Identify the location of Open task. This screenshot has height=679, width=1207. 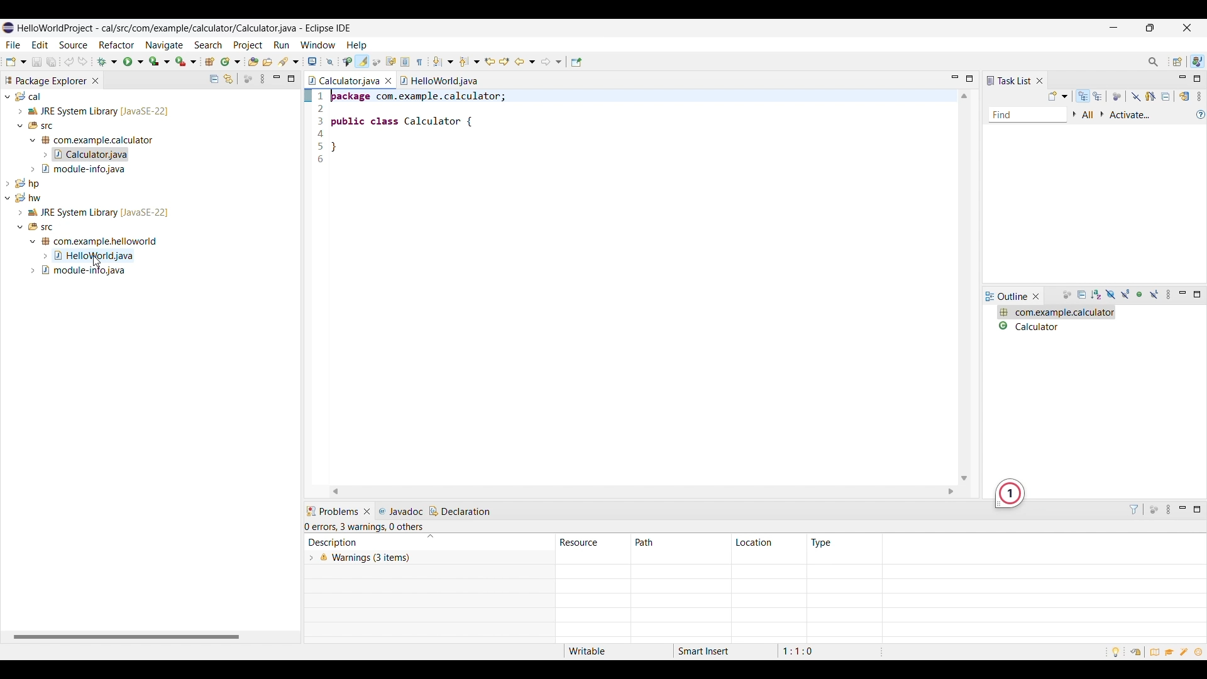
(268, 61).